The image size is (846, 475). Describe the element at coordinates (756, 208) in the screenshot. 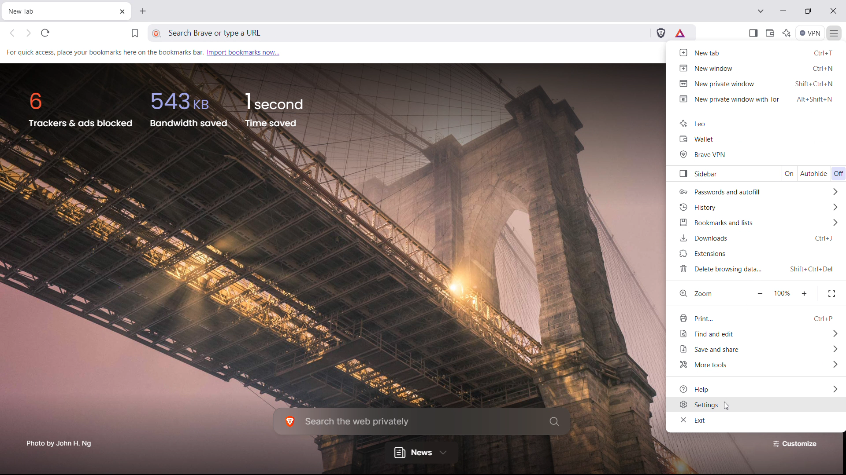

I see `history` at that location.